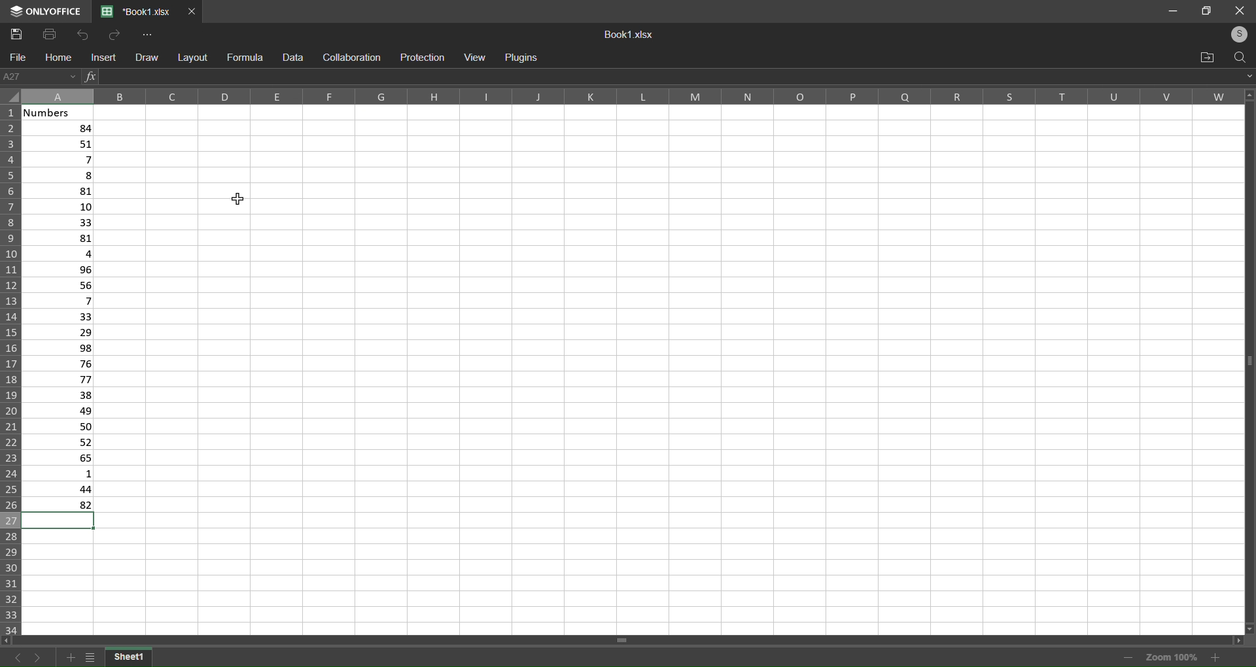  Describe the element at coordinates (92, 656) in the screenshot. I see `list of sheet` at that location.